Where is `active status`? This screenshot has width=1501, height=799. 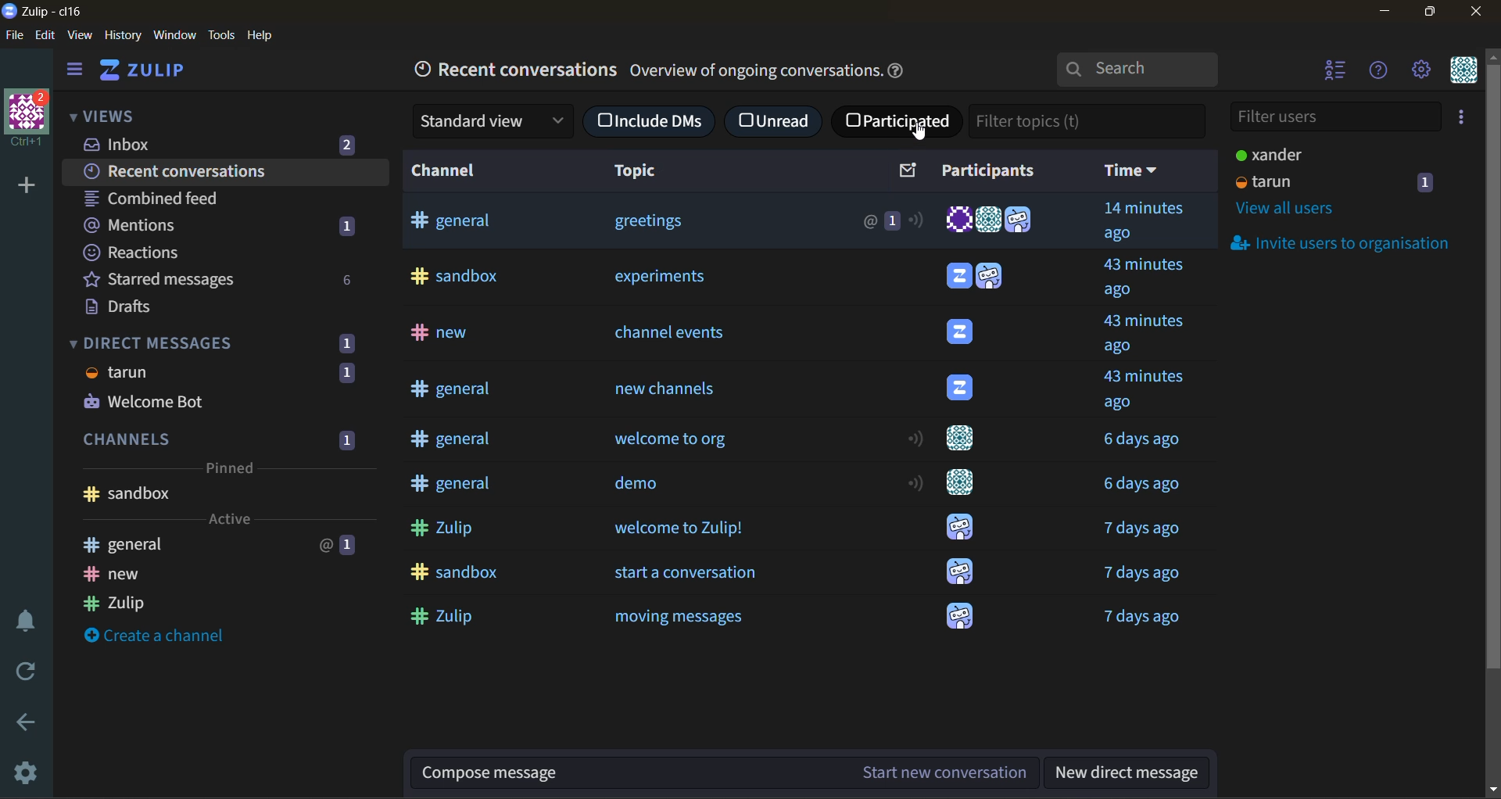
active status is located at coordinates (915, 483).